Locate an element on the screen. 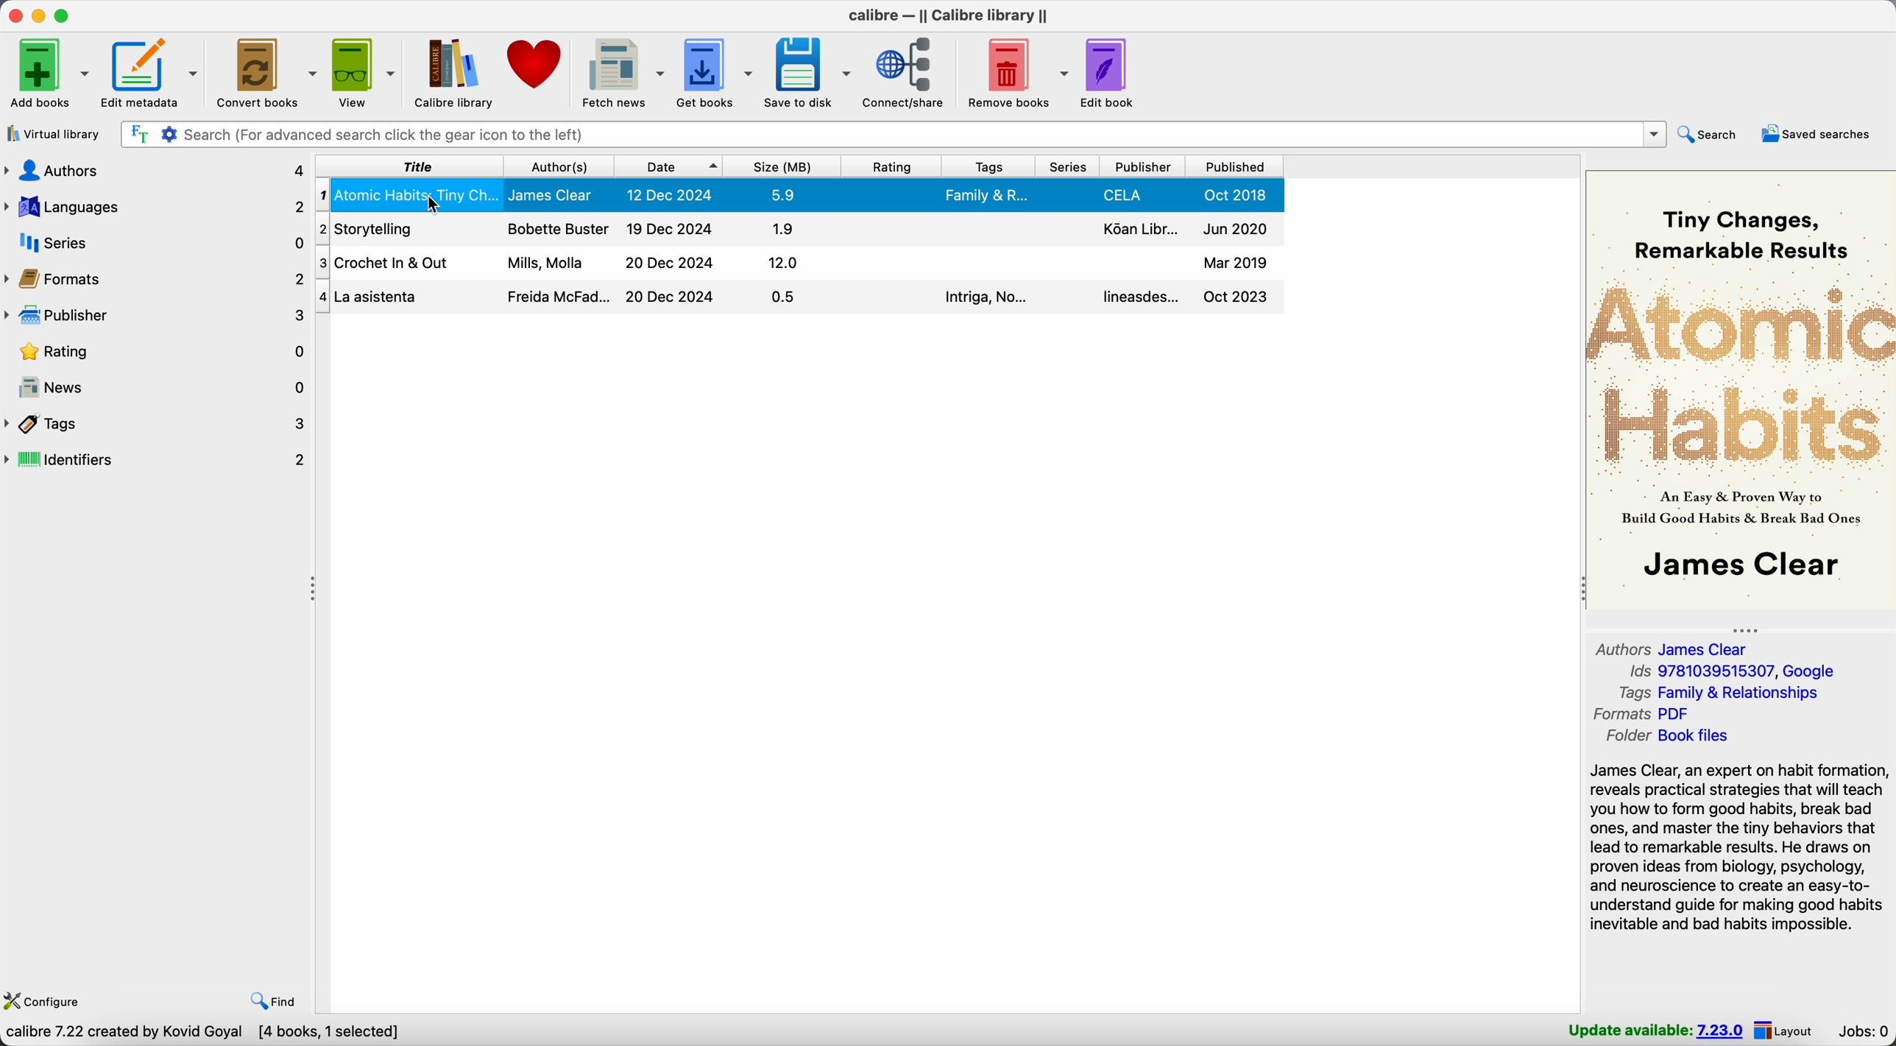 The width and height of the screenshot is (1896, 1046). languages is located at coordinates (155, 205).